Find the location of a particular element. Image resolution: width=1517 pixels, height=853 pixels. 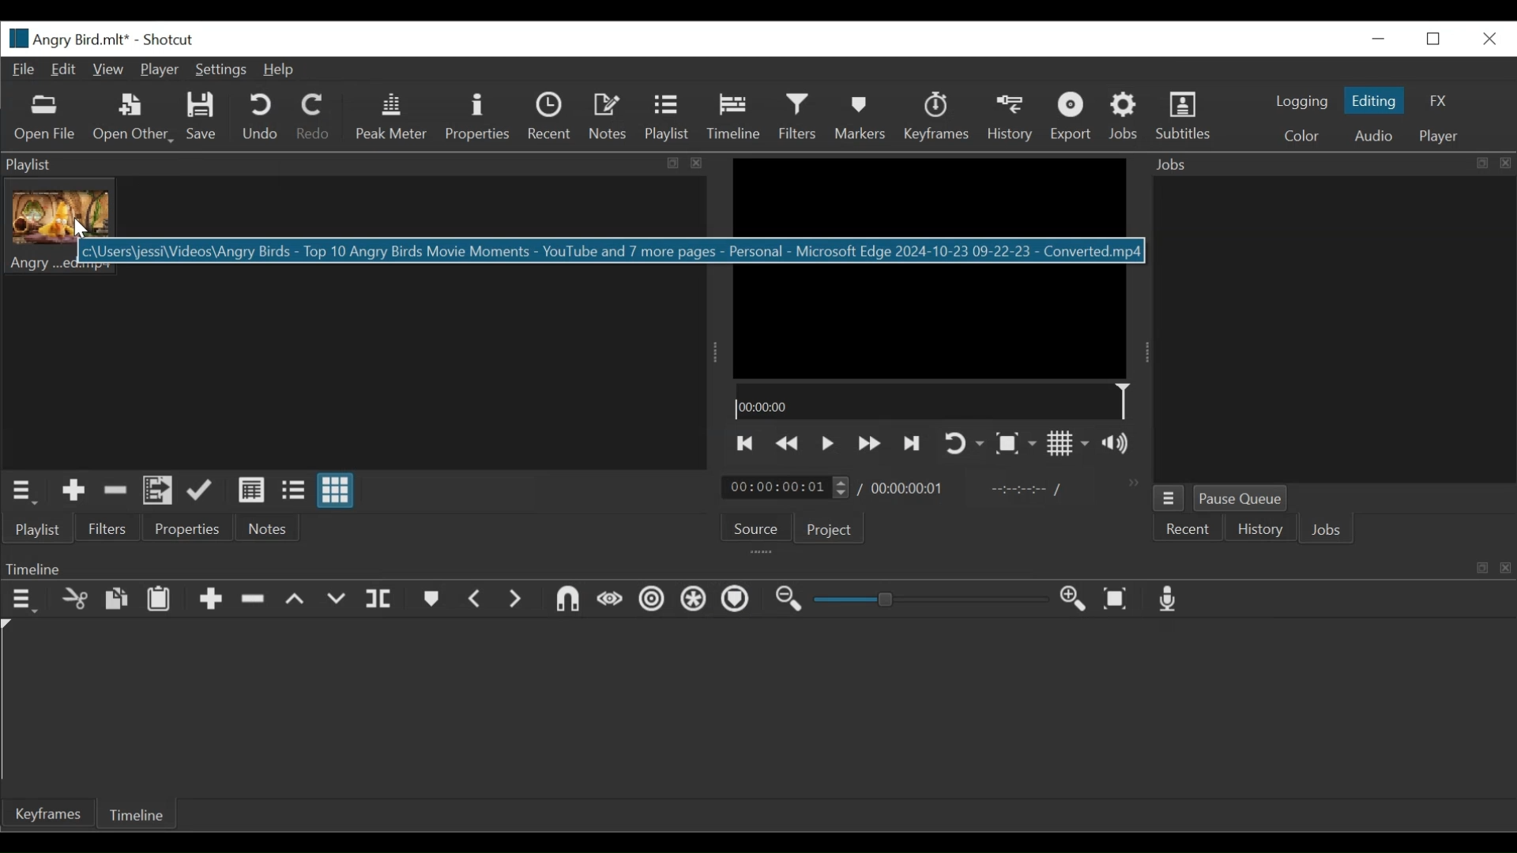

History is located at coordinates (1012, 119).